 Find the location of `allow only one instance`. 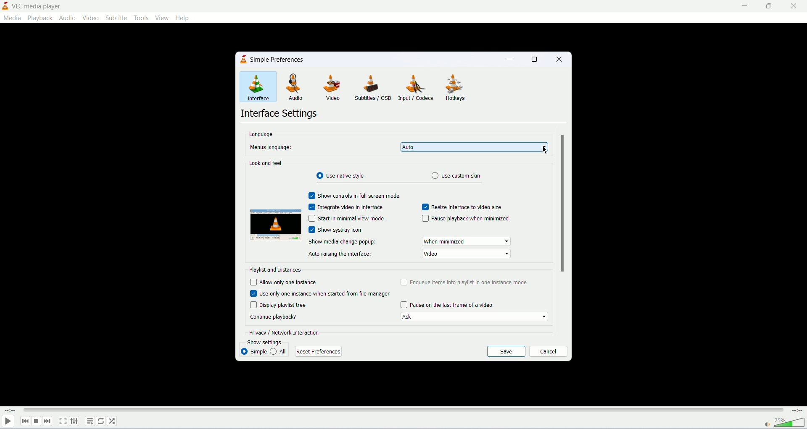

allow only one instance is located at coordinates (284, 282).